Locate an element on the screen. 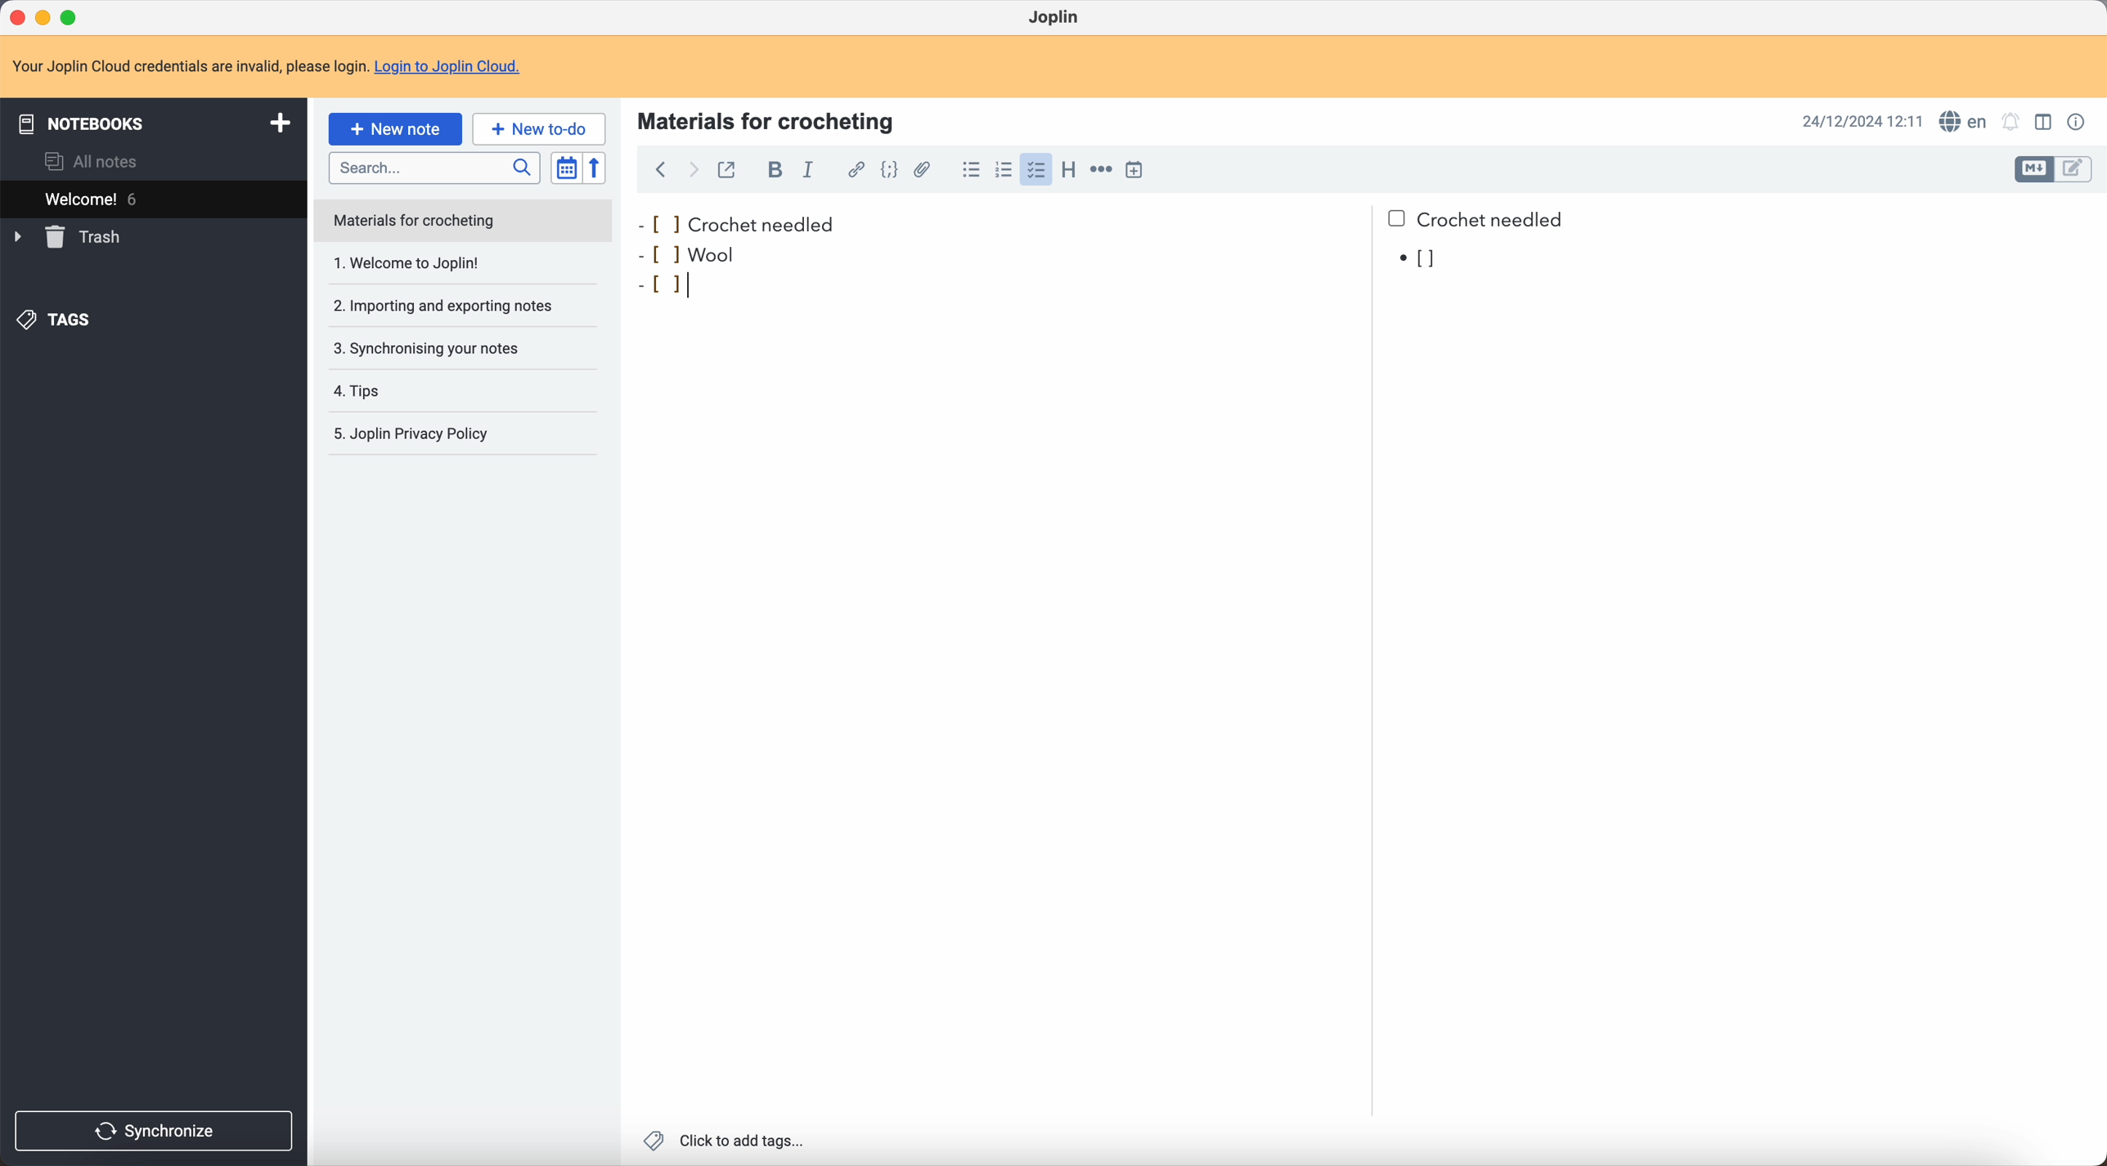  foward is located at coordinates (691, 172).